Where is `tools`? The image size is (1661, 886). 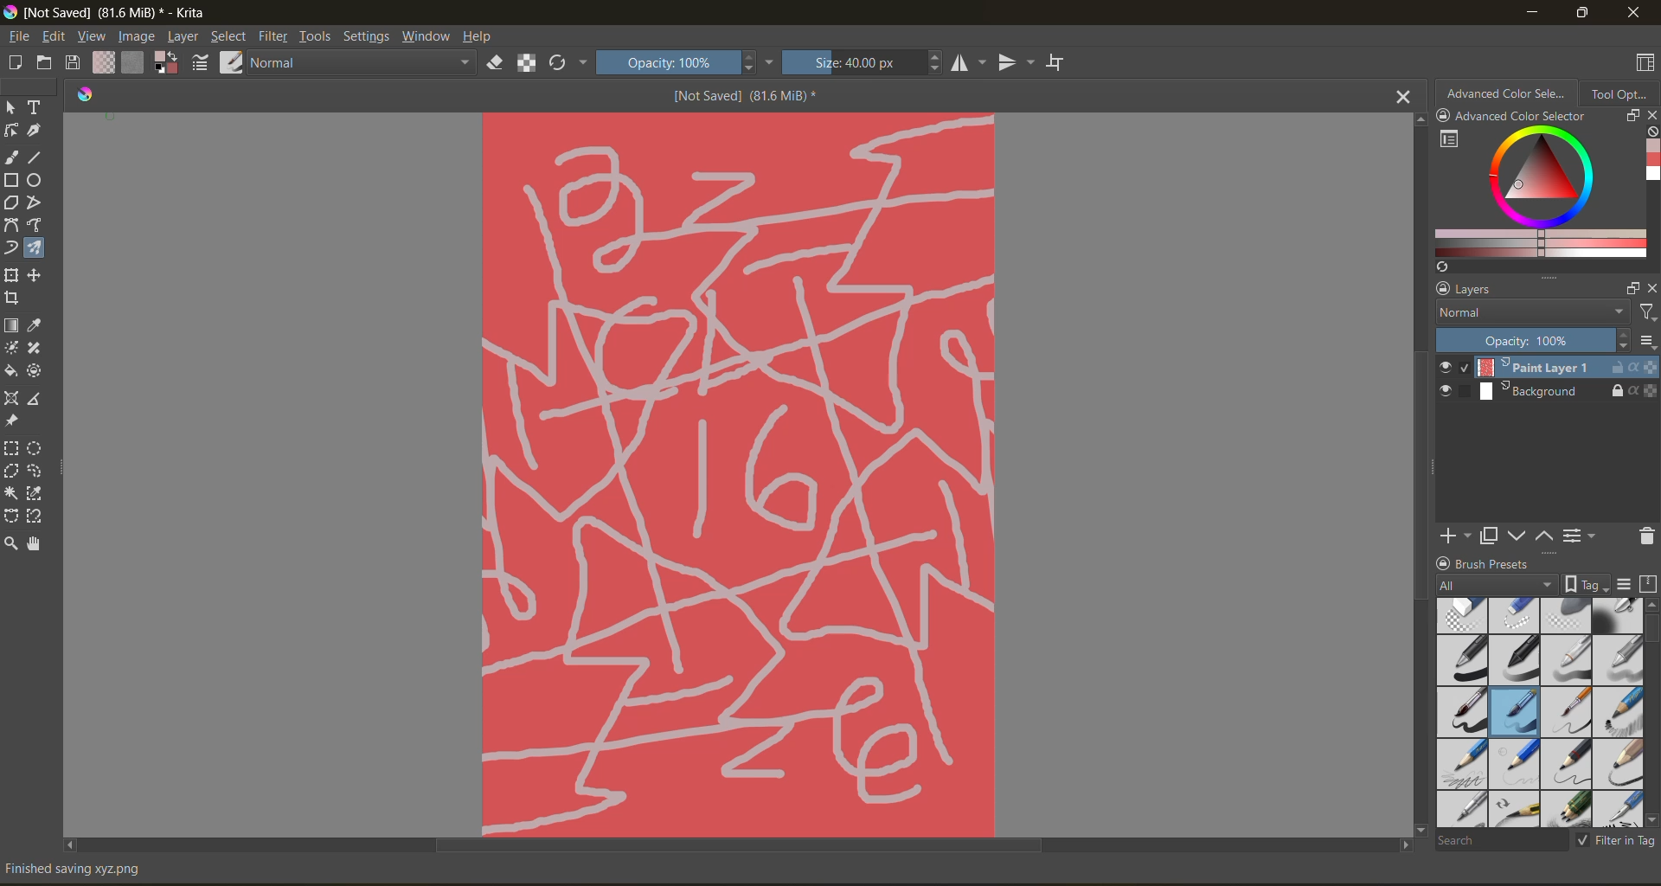 tools is located at coordinates (317, 36).